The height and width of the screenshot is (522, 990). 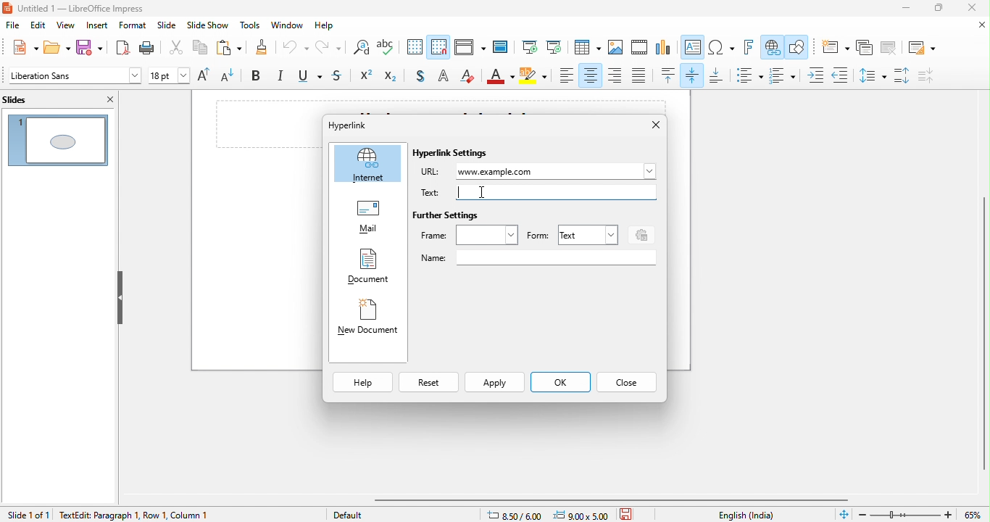 I want to click on undo, so click(x=296, y=50).